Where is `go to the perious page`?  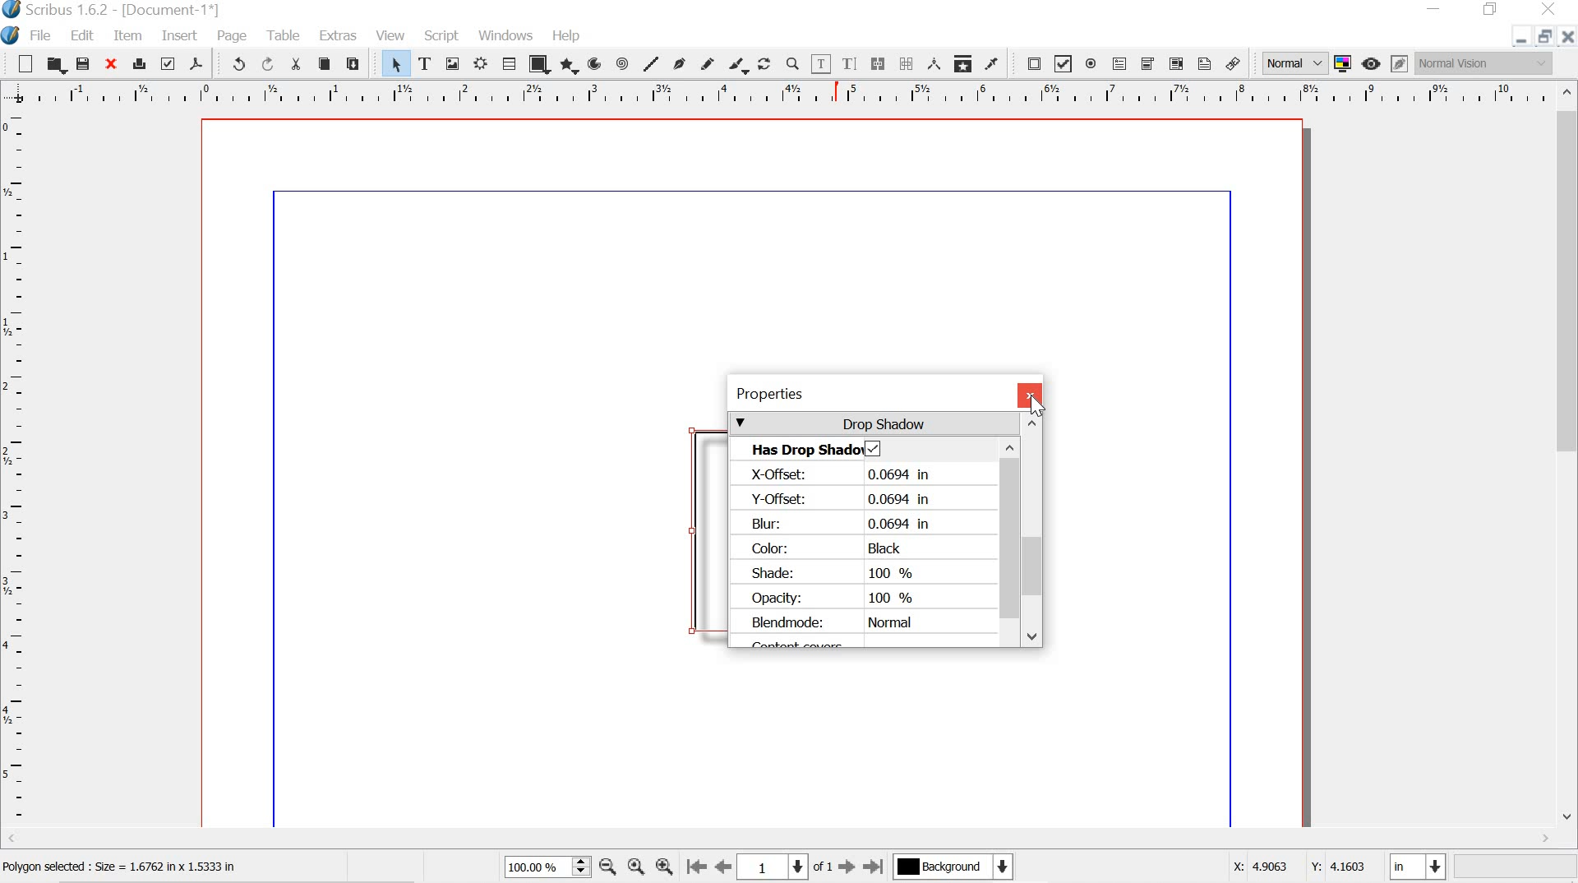
go to the perious page is located at coordinates (726, 868).